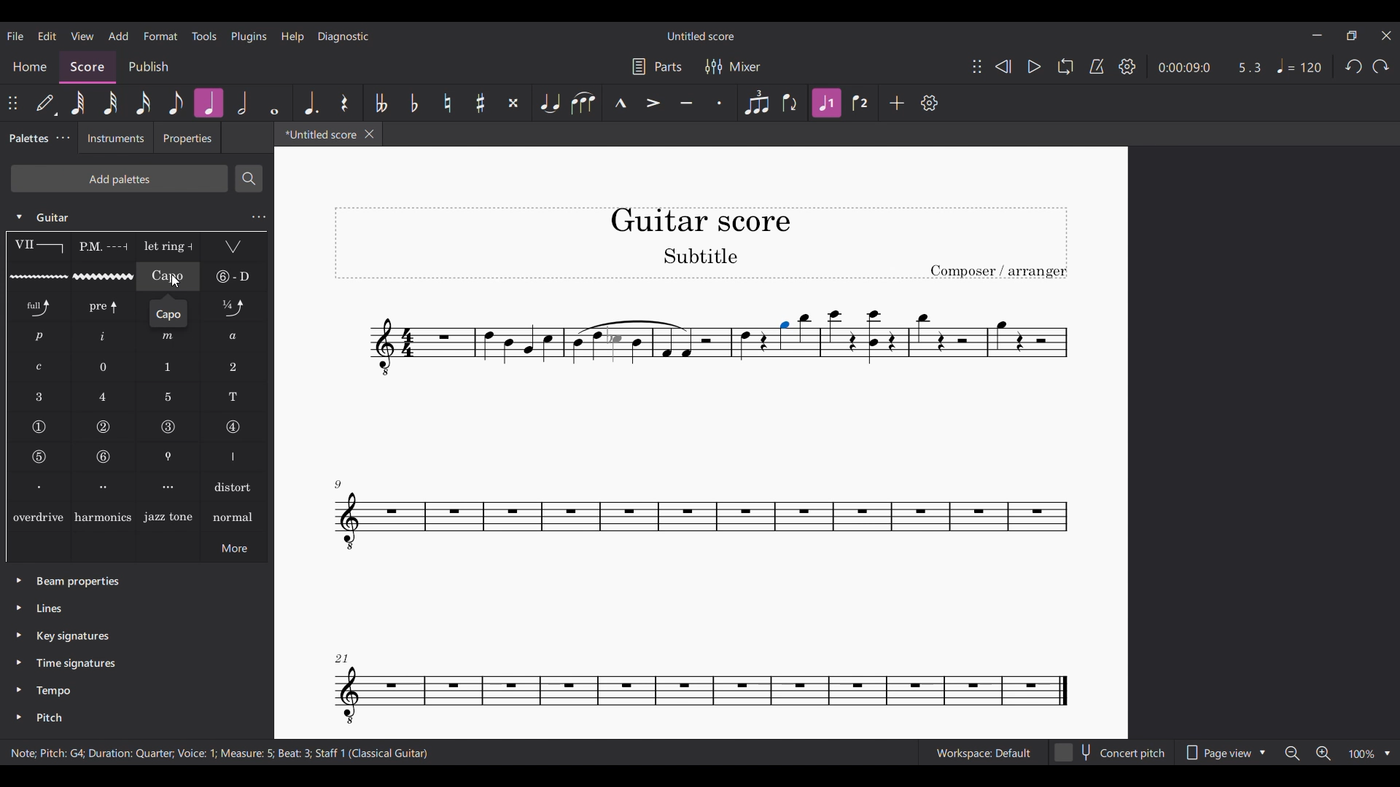  I want to click on Click to expand key signatures palette, so click(19, 635).